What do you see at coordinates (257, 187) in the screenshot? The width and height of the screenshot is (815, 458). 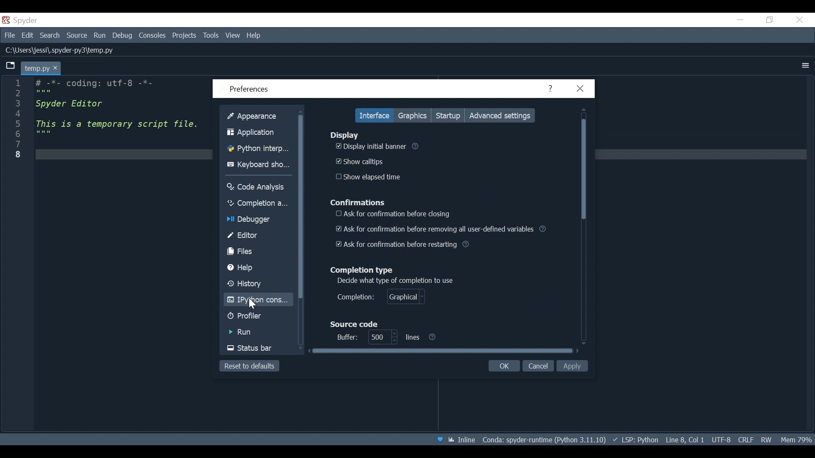 I see `Code Analysis` at bounding box center [257, 187].